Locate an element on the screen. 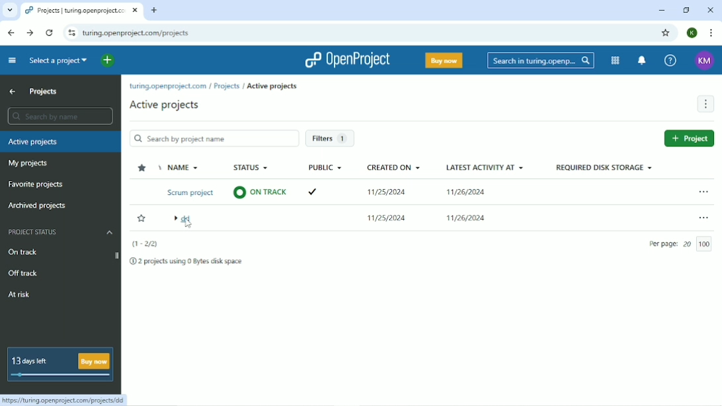 This screenshot has width=722, height=406. 2 projects using 0 Bytes disk space is located at coordinates (187, 262).